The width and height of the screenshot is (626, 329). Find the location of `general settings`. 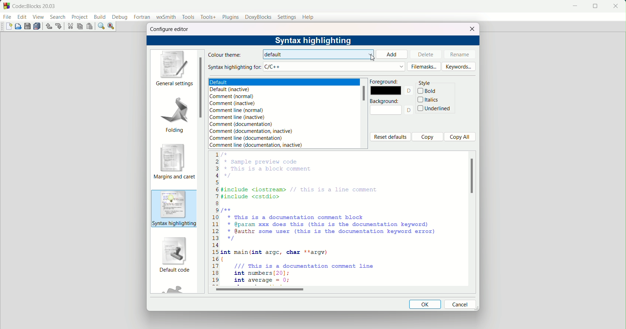

general settings is located at coordinates (173, 69).